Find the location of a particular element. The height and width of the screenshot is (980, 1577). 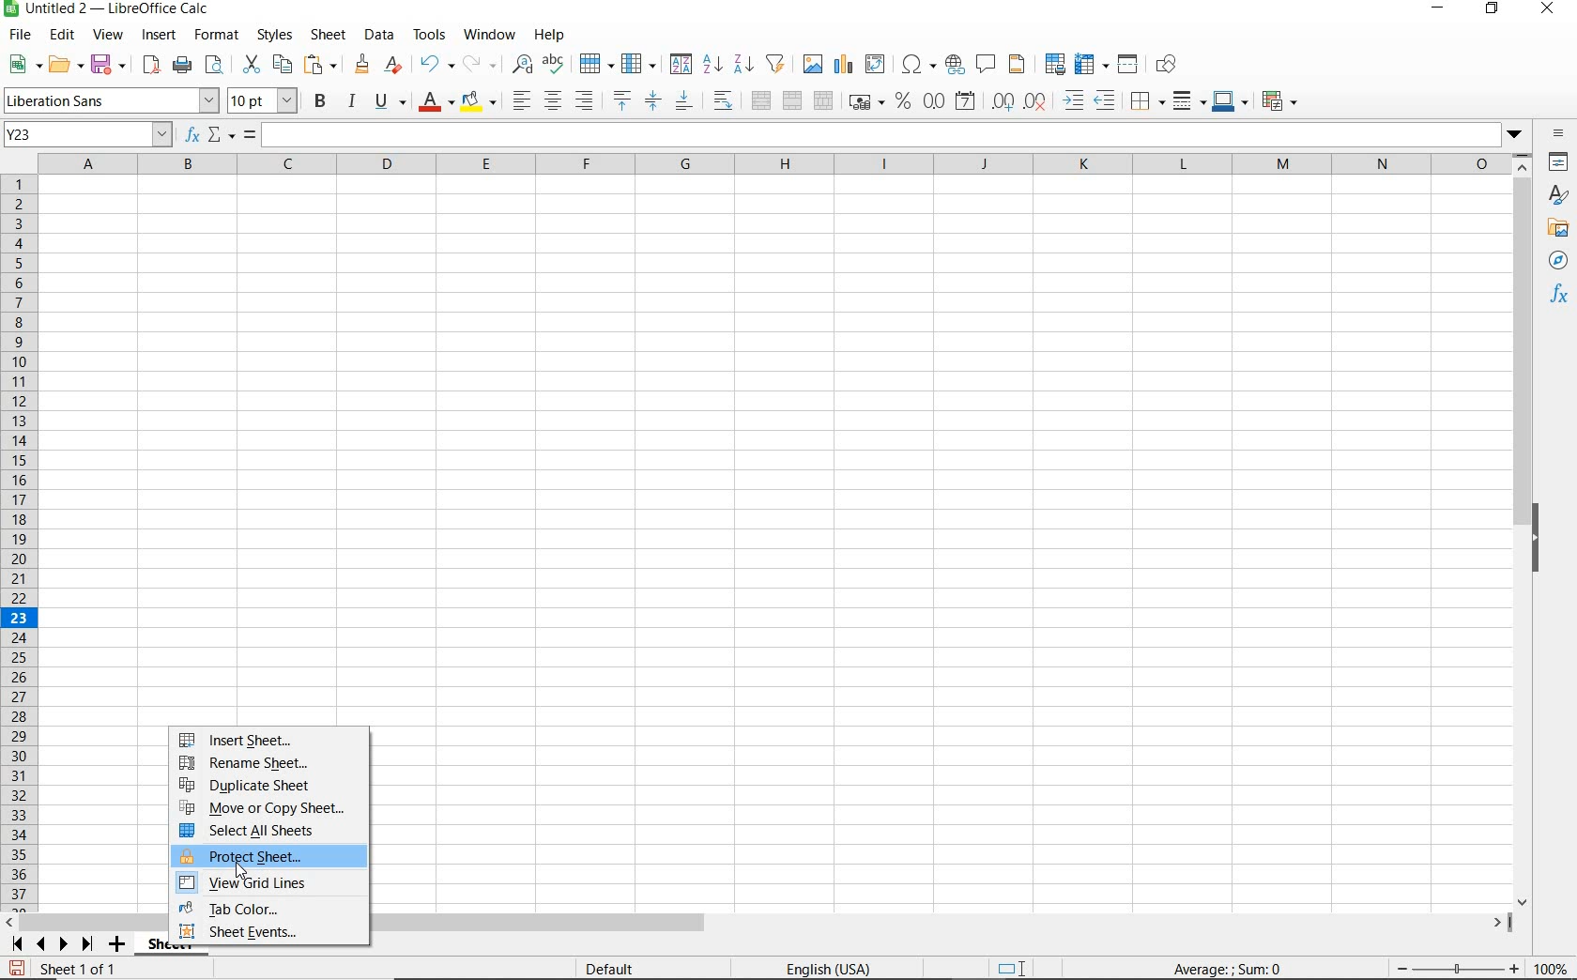

NAVIGATOR is located at coordinates (1557, 262).